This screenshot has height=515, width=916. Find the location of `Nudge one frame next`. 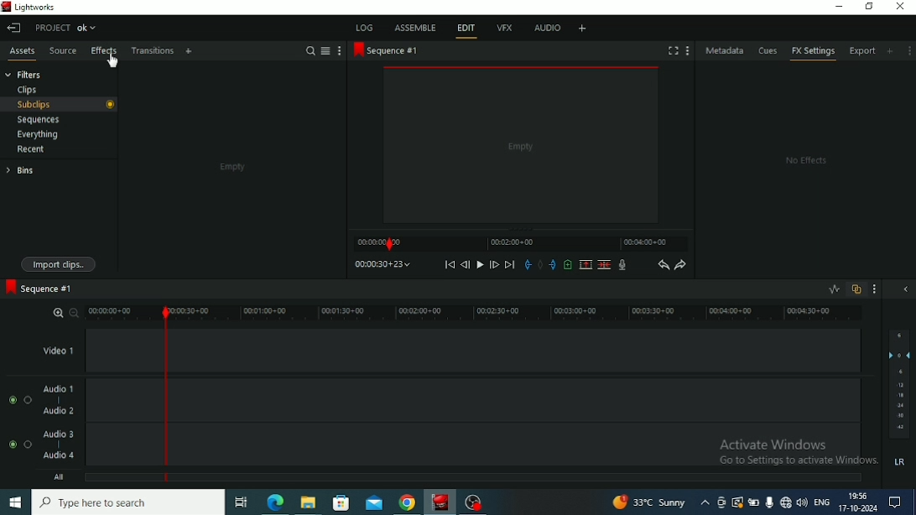

Nudge one frame next is located at coordinates (494, 264).